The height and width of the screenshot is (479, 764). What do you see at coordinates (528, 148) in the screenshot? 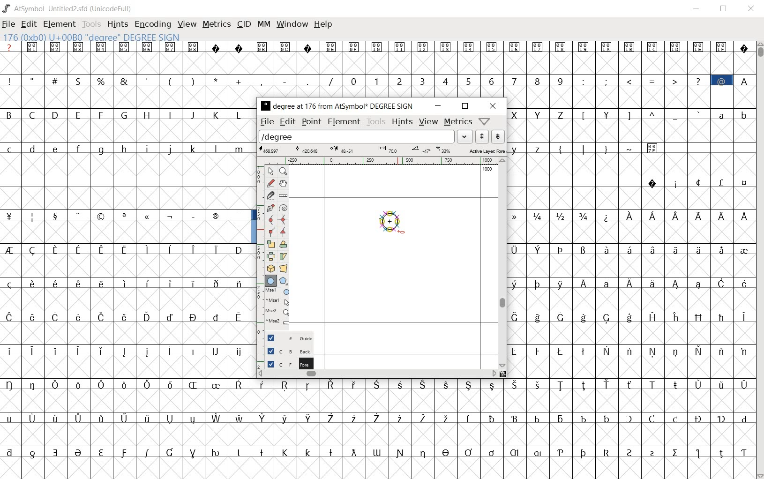
I see `y z` at bounding box center [528, 148].